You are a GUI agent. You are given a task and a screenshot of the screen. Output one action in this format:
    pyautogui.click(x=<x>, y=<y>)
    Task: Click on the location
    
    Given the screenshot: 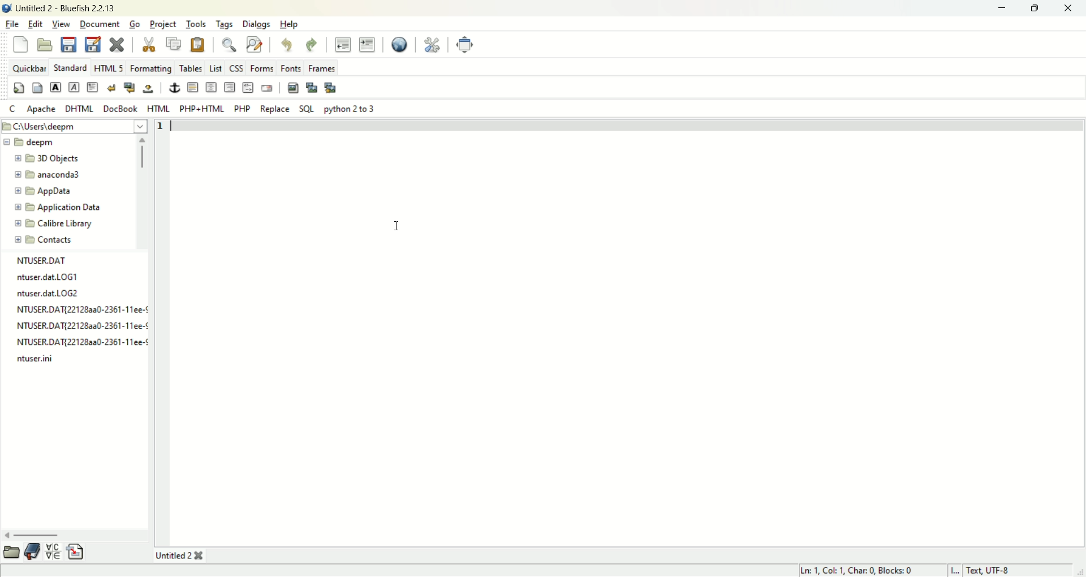 What is the action you would take?
    pyautogui.click(x=75, y=125)
    